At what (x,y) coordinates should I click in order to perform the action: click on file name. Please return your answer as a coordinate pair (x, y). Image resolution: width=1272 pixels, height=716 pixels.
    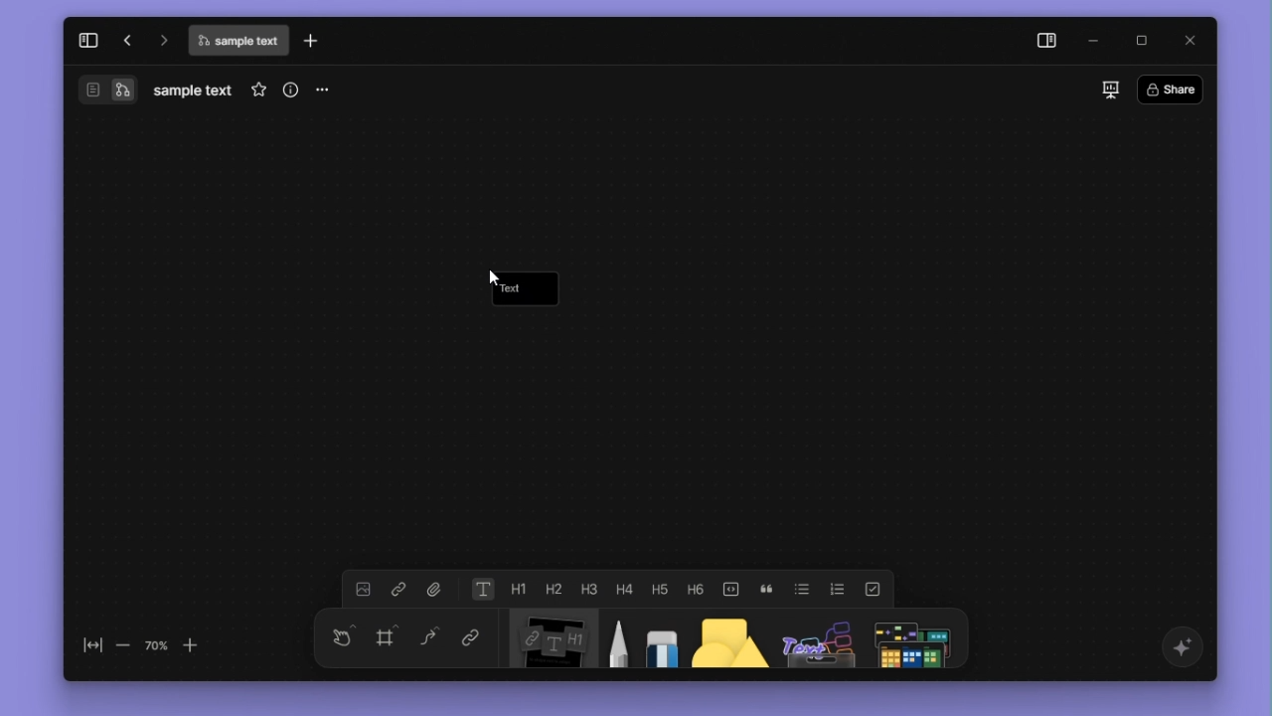
    Looking at the image, I should click on (193, 90).